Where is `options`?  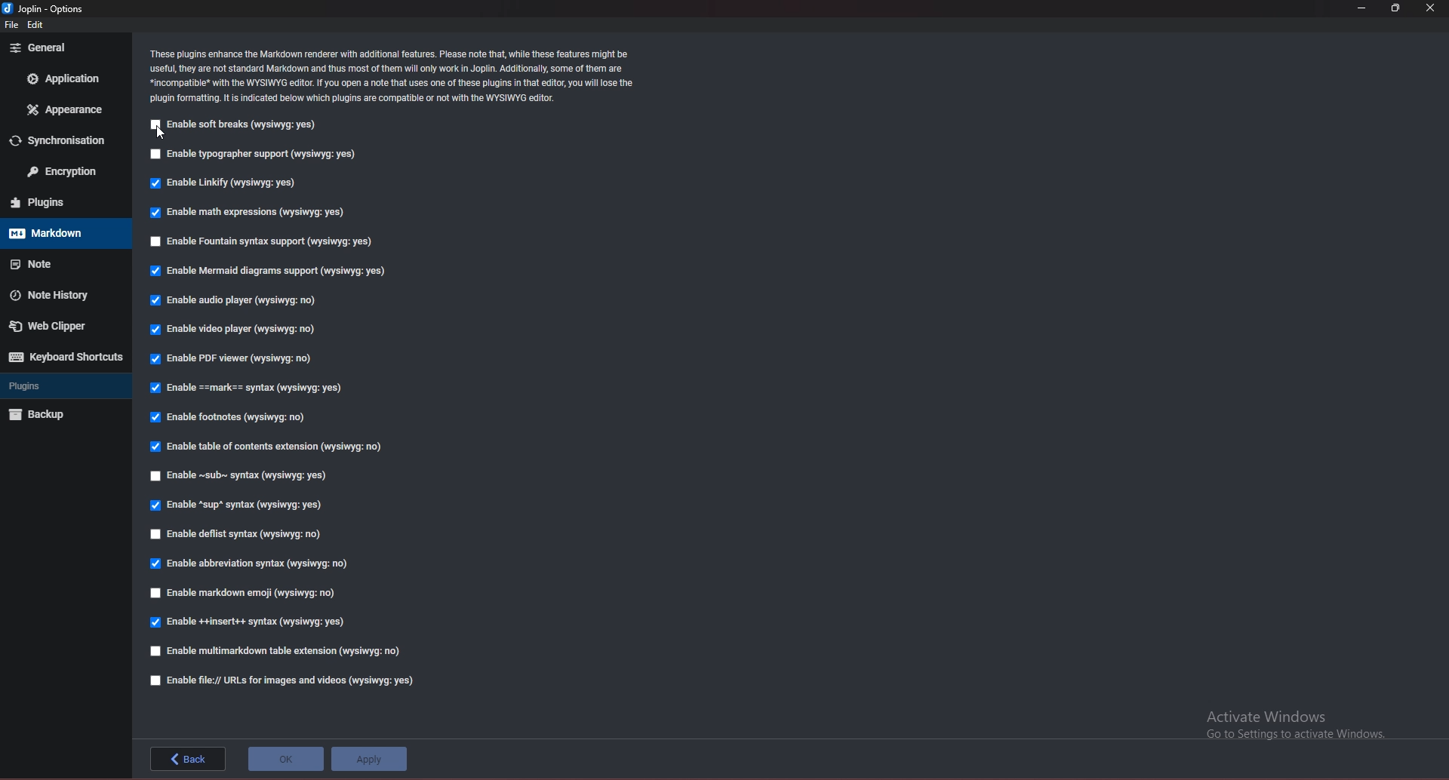 options is located at coordinates (44, 8).